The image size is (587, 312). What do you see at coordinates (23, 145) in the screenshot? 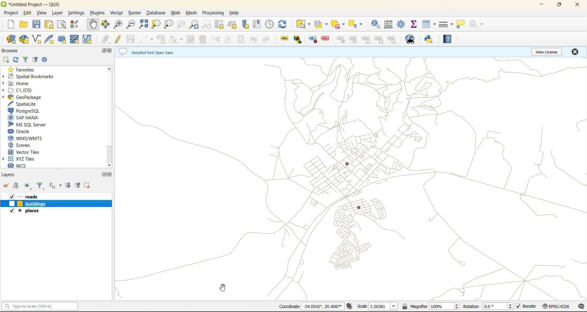
I see `scenes` at bounding box center [23, 145].